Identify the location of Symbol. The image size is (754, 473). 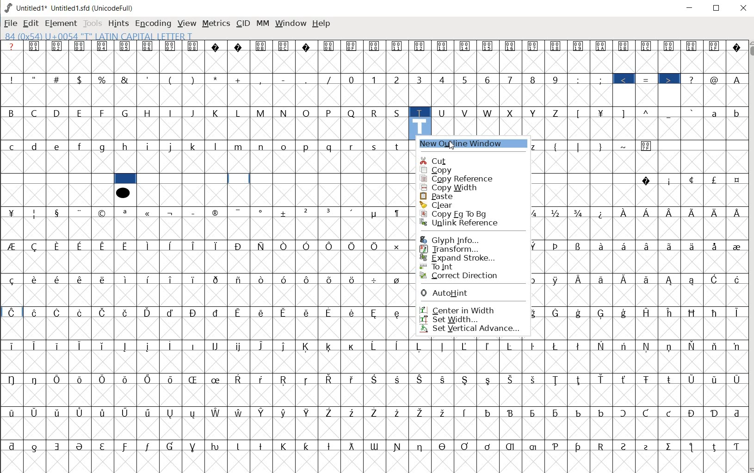
(102, 346).